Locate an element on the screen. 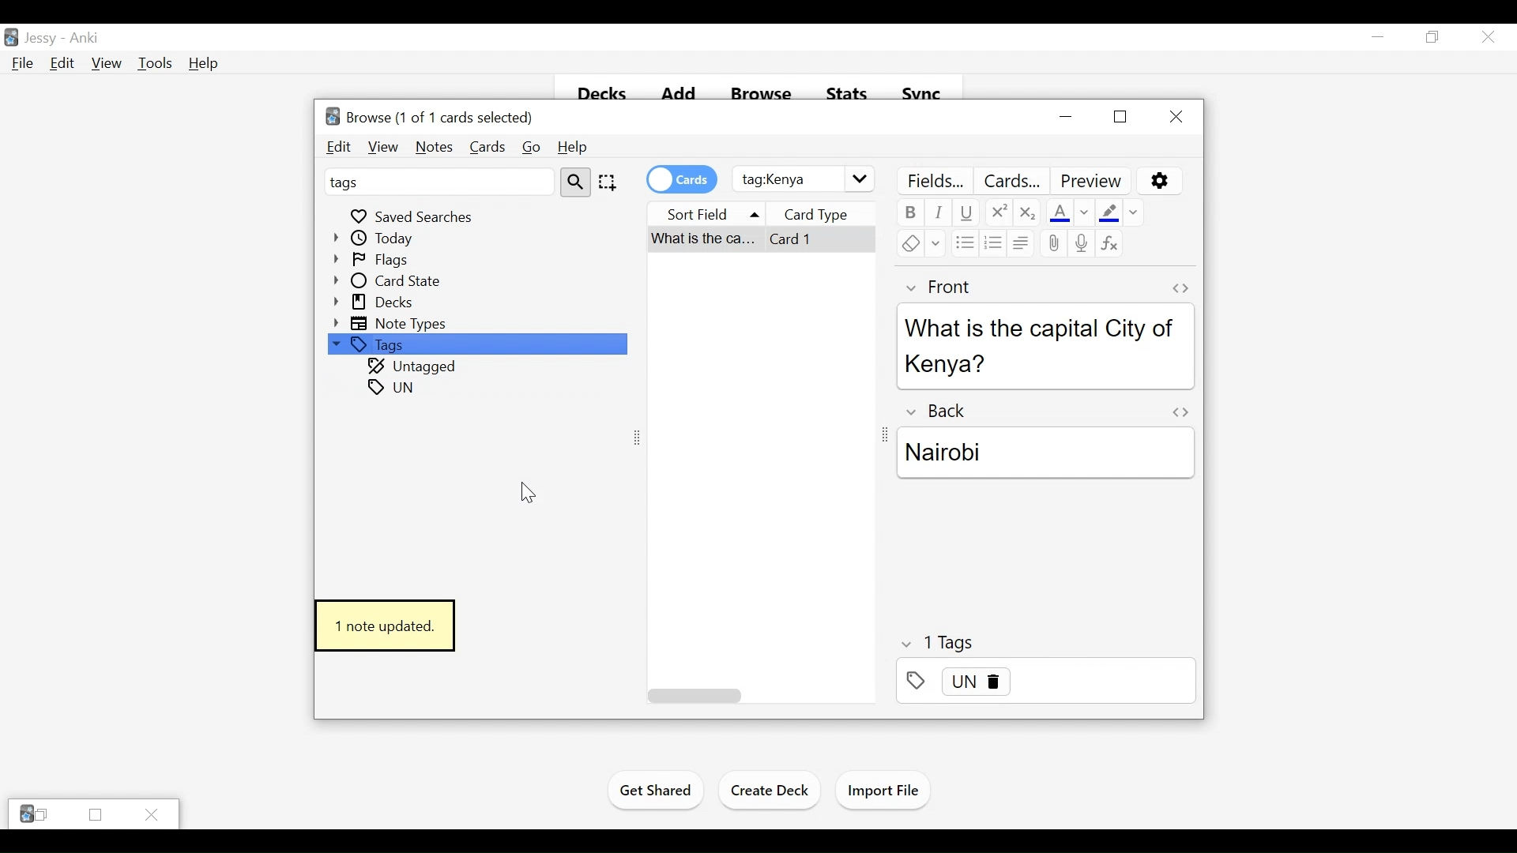 The width and height of the screenshot is (1517, 853). Italics is located at coordinates (939, 213).